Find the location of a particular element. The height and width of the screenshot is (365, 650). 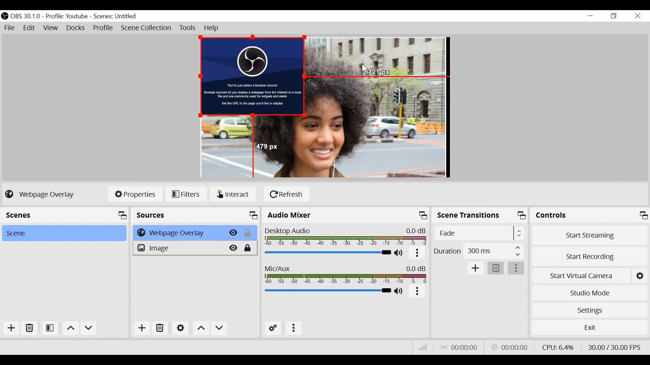

Profile is located at coordinates (66, 17).